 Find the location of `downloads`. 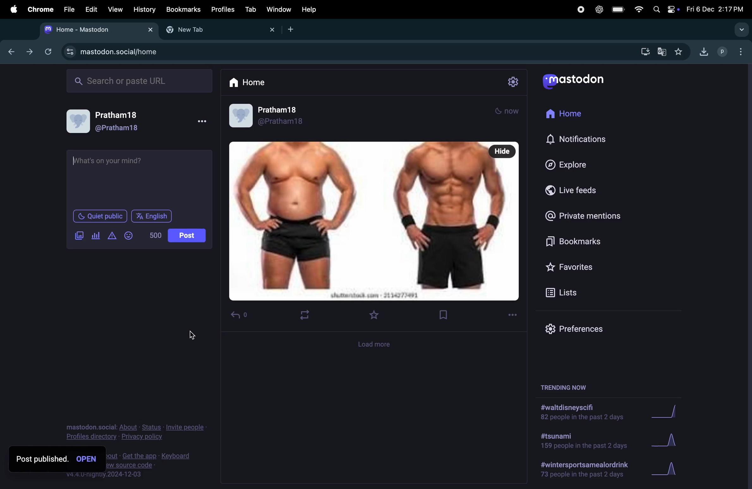

downloads is located at coordinates (644, 51).